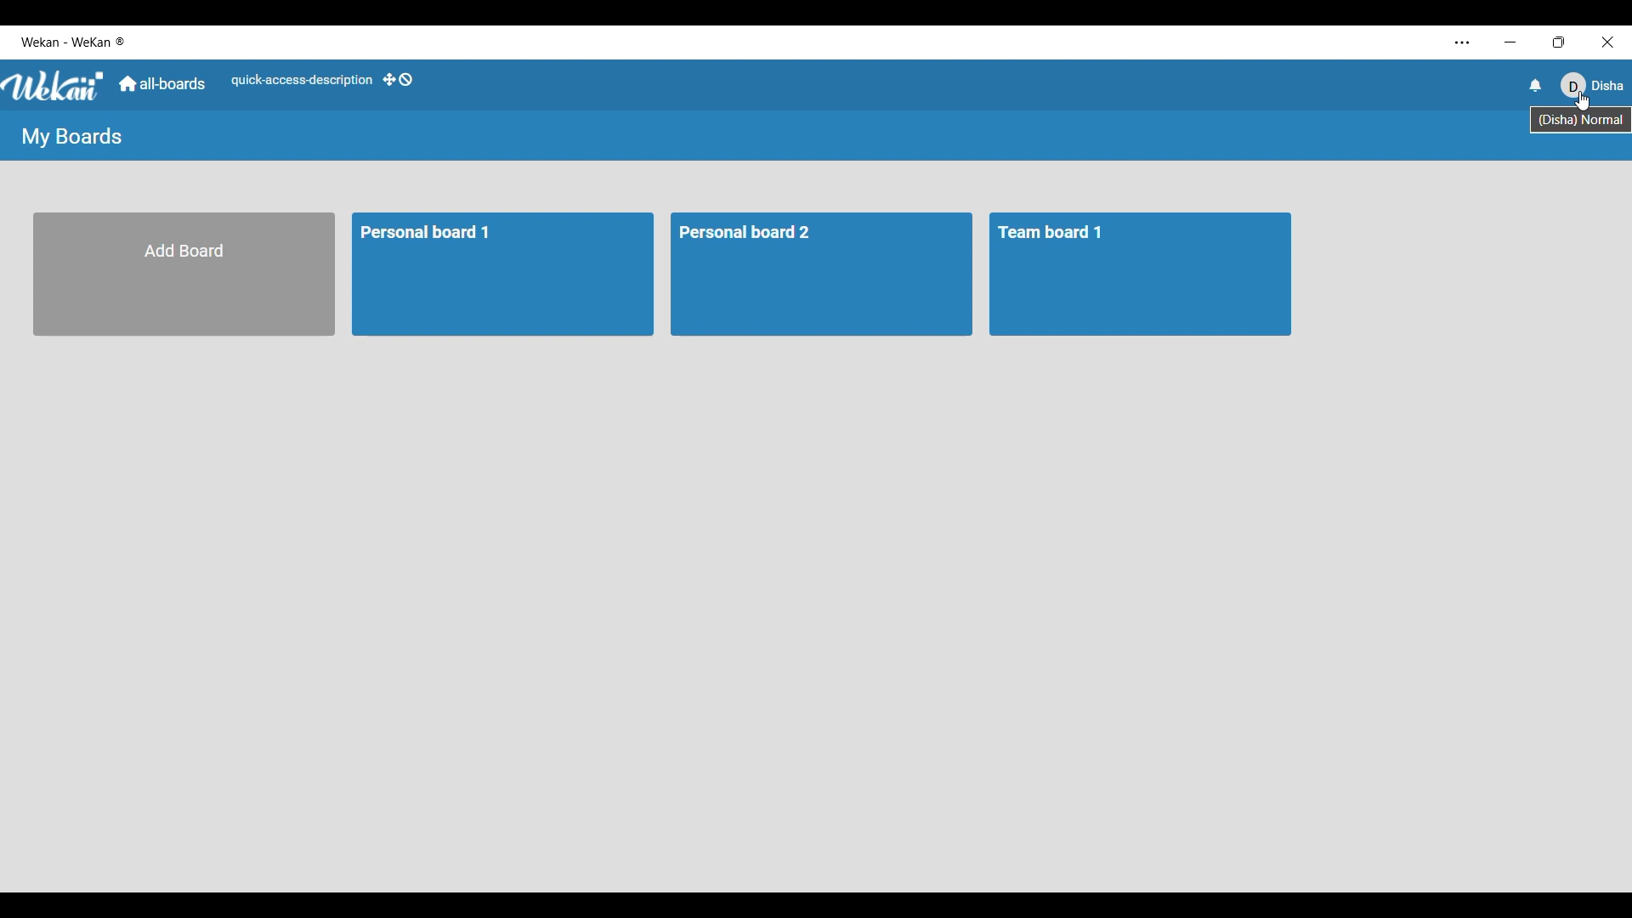 This screenshot has height=918, width=1632. I want to click on Software logo, so click(54, 87).